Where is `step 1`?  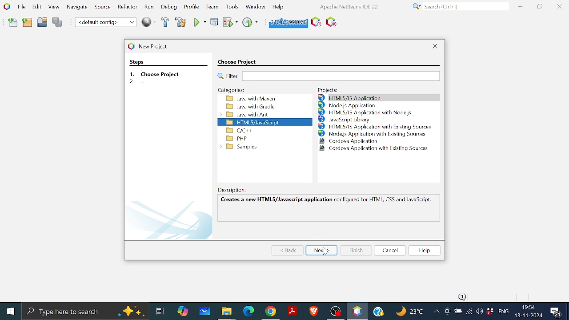 step 1 is located at coordinates (154, 74).